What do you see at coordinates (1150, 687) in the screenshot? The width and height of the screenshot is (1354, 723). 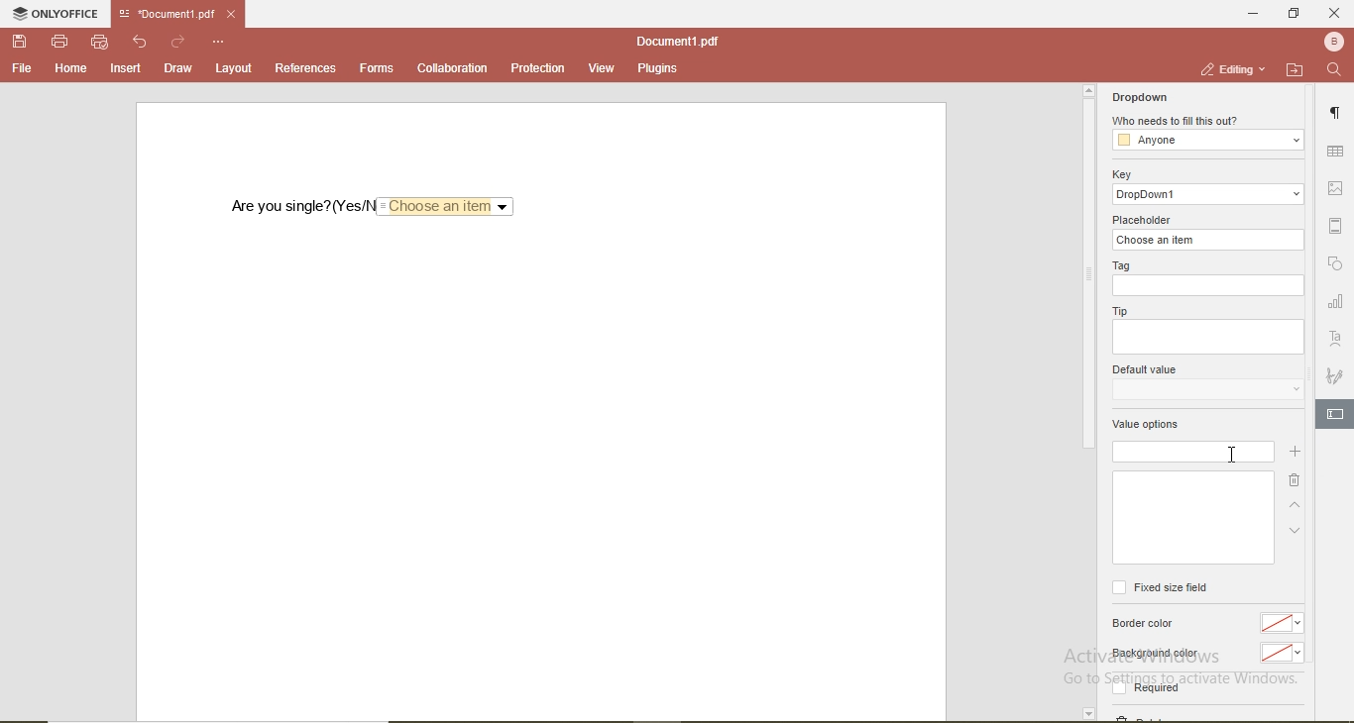 I see `required` at bounding box center [1150, 687].